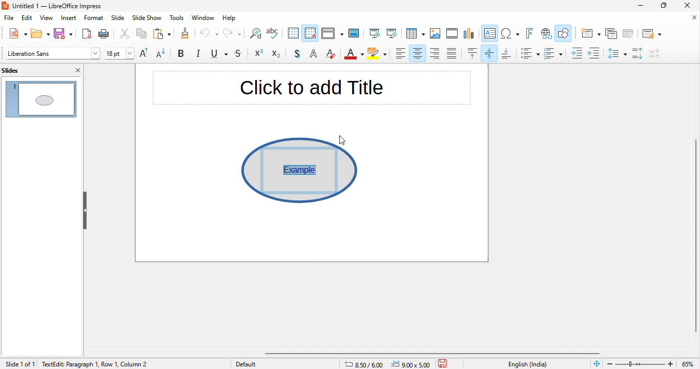  I want to click on file, so click(9, 19).